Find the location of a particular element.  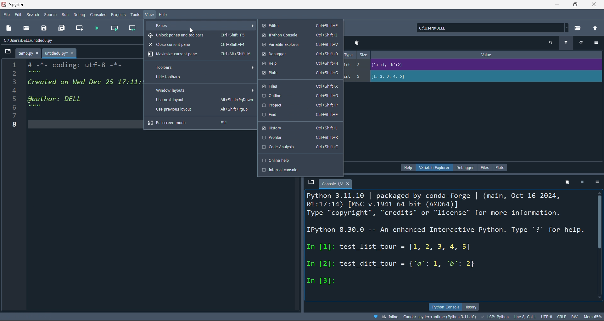

run file is located at coordinates (98, 28).